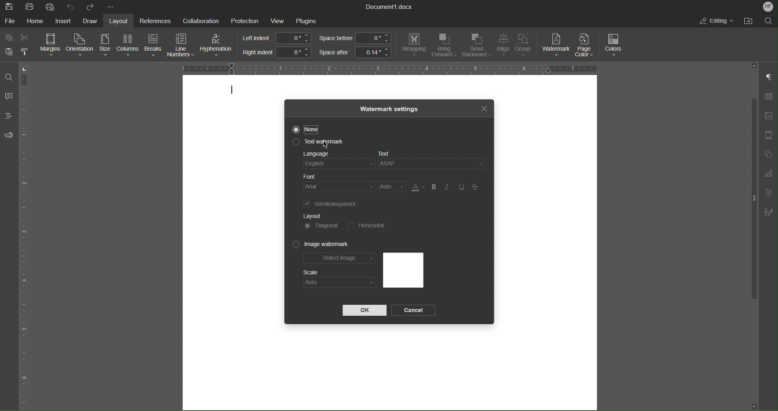 This screenshot has width=778, height=411. What do you see at coordinates (322, 225) in the screenshot?
I see `Diagonal` at bounding box center [322, 225].